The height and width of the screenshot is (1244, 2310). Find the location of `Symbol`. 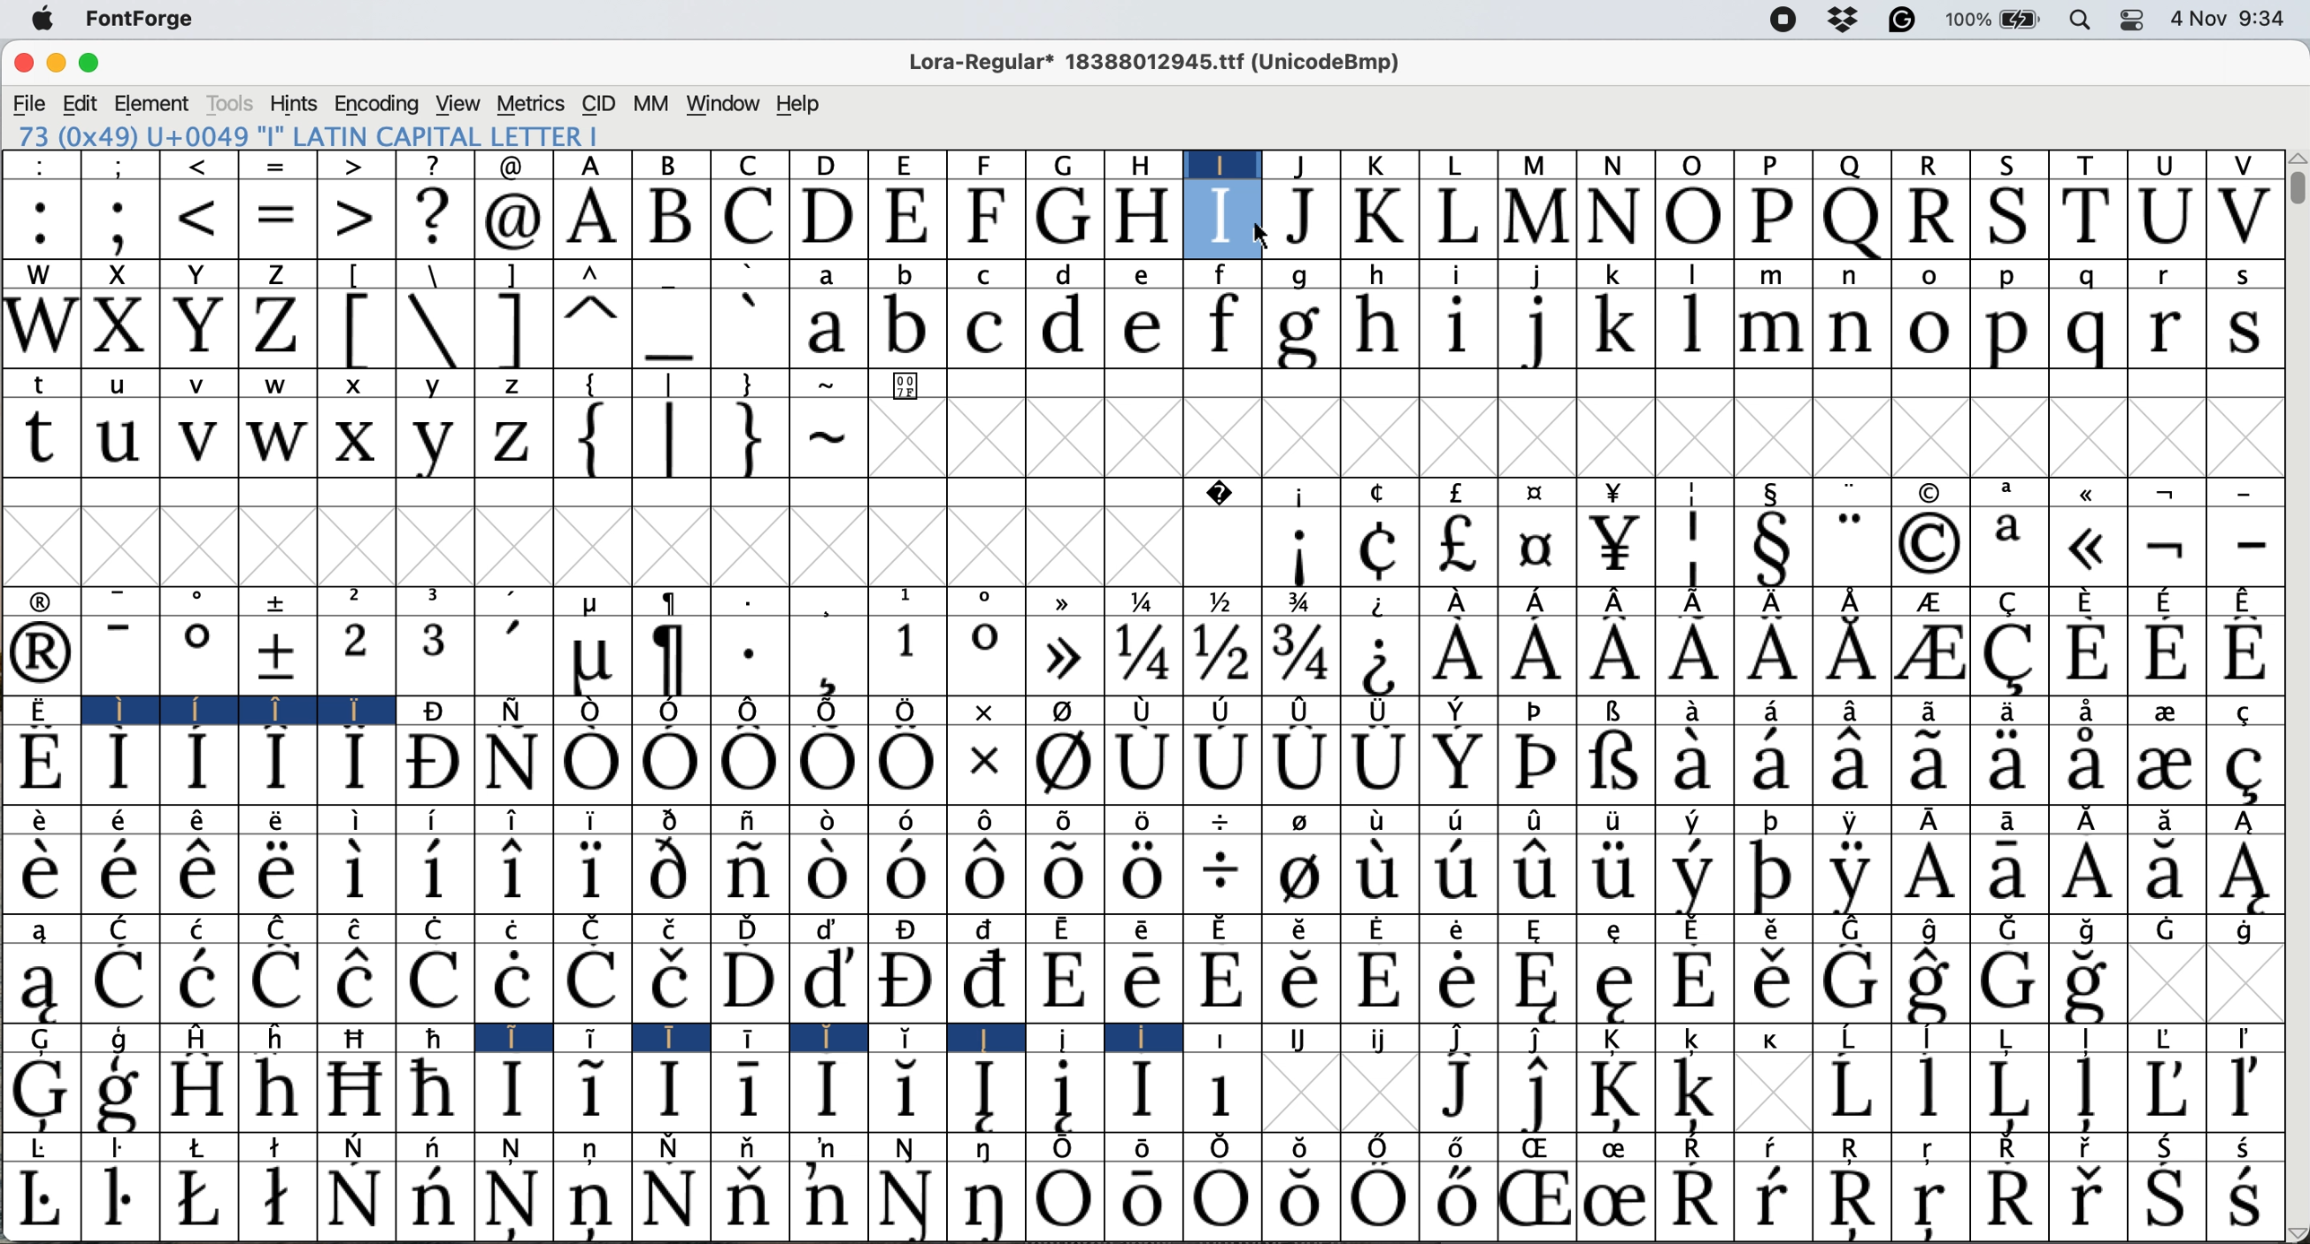

Symbol is located at coordinates (432, 1090).